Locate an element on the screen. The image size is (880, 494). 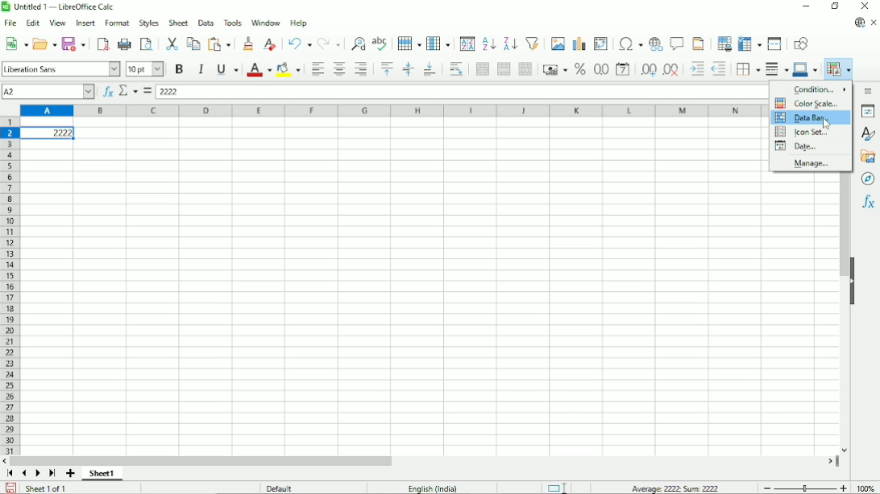
Align bottom is located at coordinates (430, 69).